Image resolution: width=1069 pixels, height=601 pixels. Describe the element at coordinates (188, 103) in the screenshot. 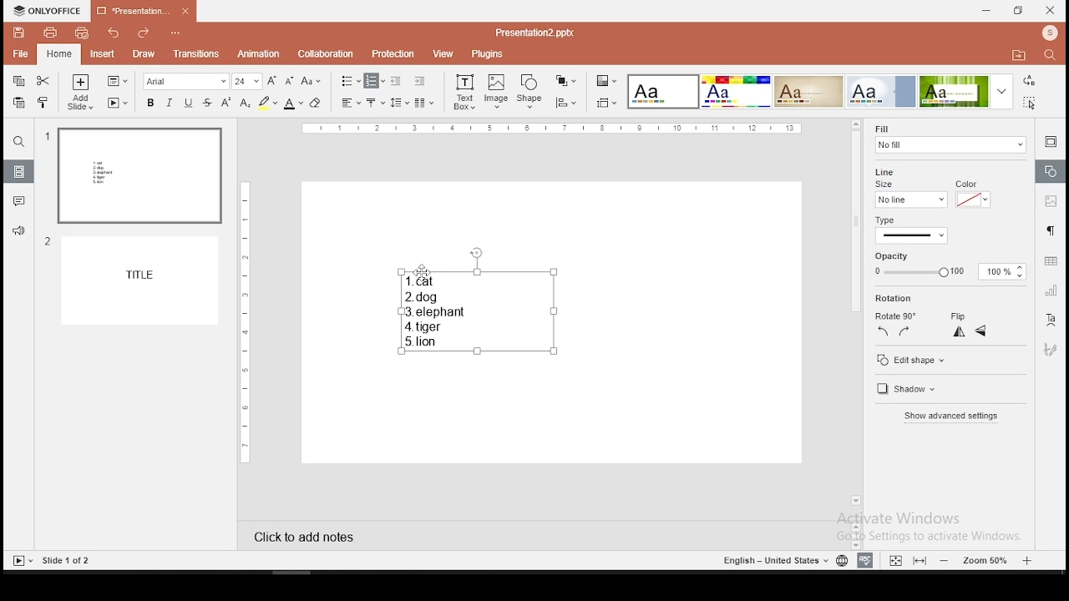

I see `underline` at that location.